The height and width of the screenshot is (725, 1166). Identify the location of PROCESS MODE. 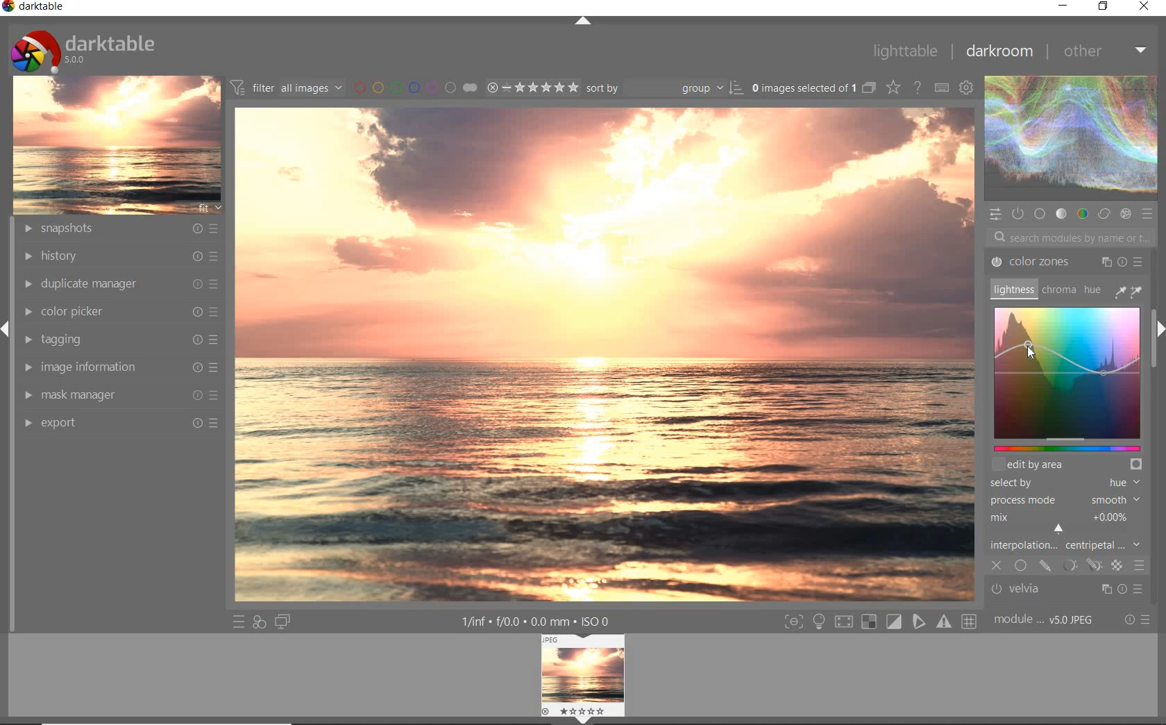
(1067, 500).